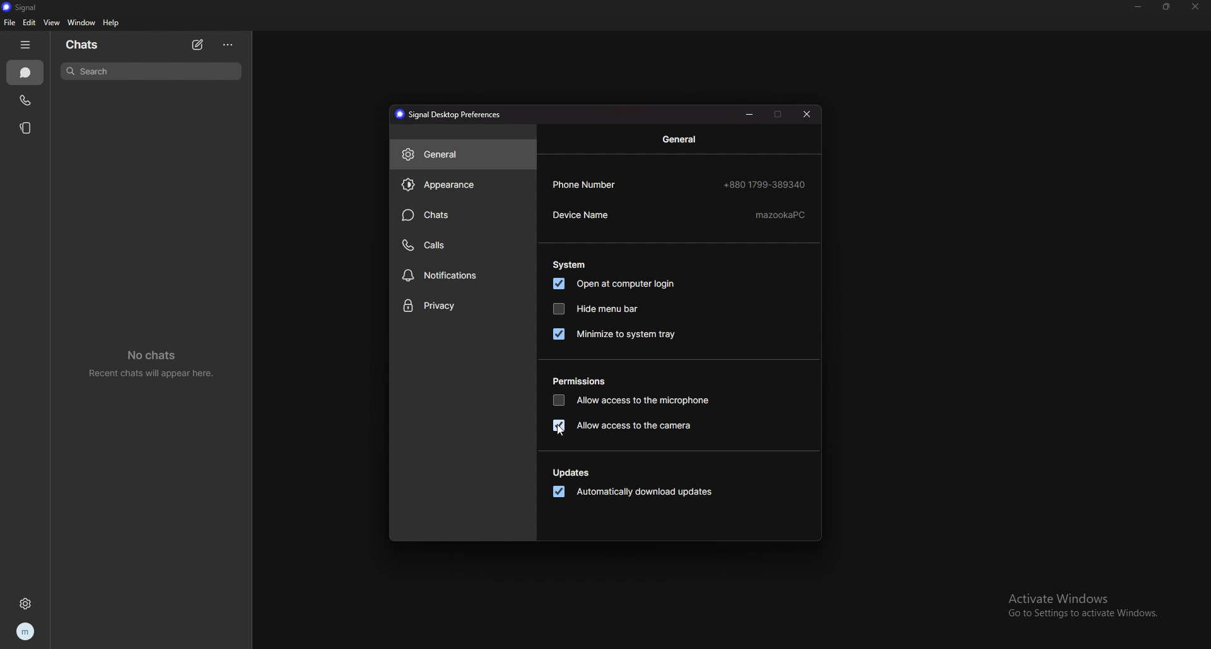 The image size is (1211, 649). I want to click on no chats recent chats will appear here, so click(156, 366).